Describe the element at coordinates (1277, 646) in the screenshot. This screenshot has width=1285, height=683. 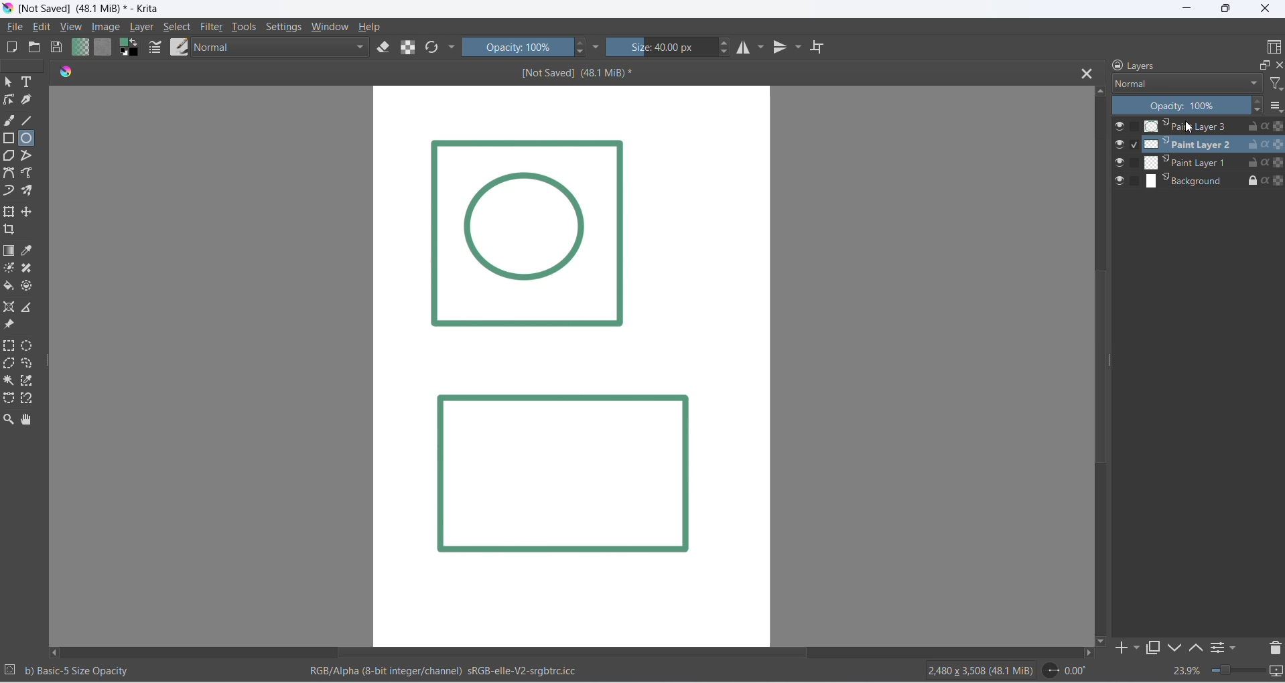
I see `delete` at that location.